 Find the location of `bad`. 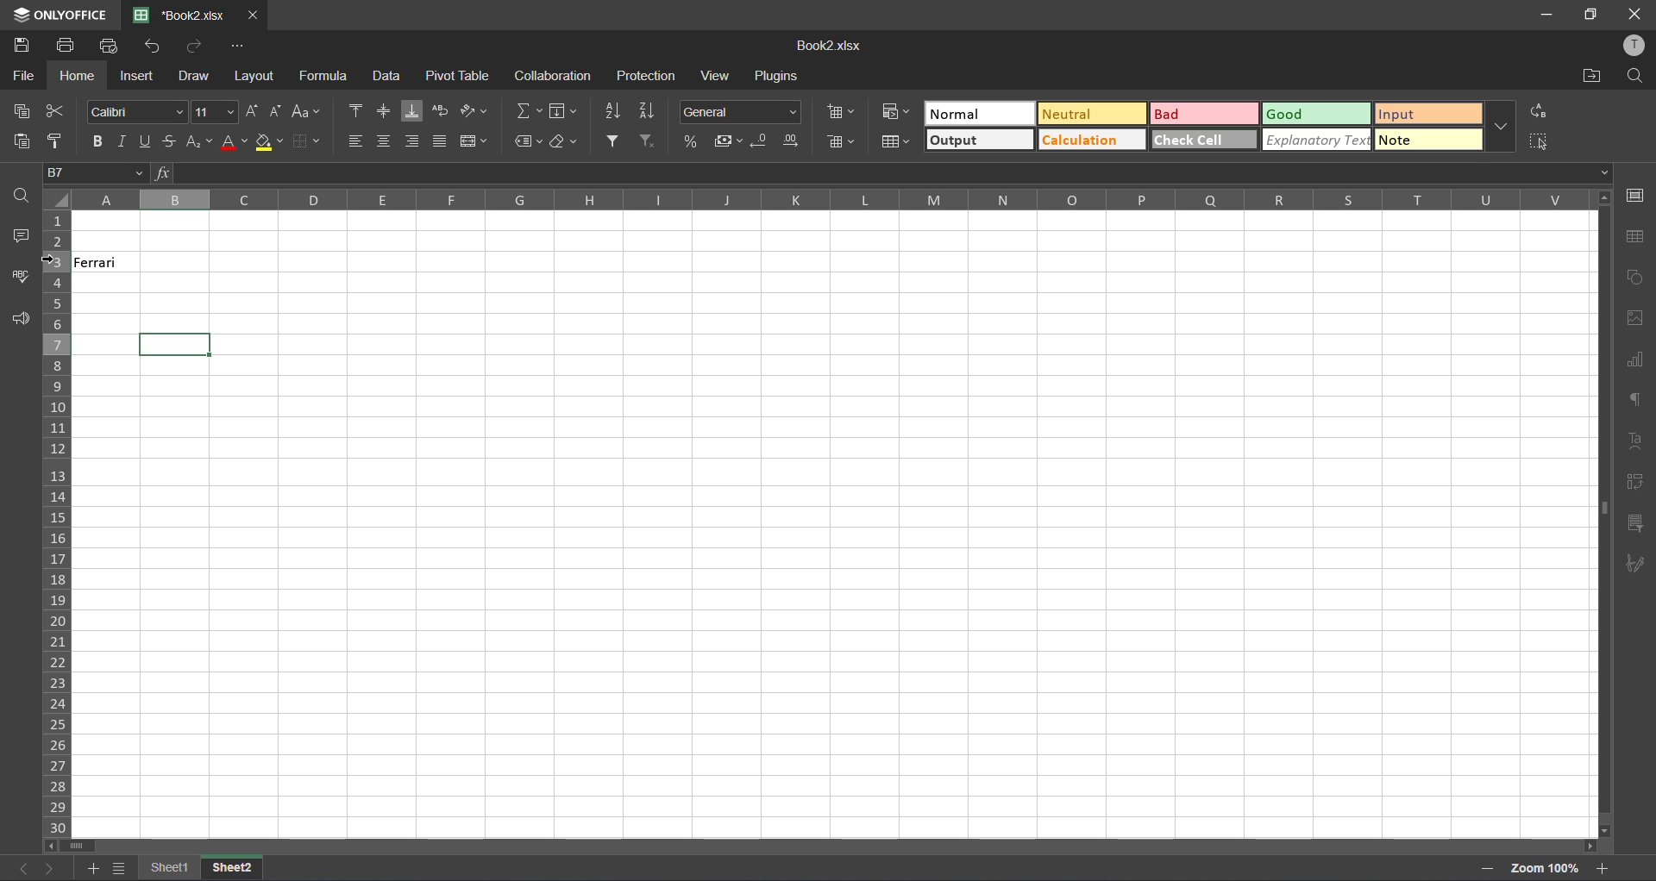

bad is located at coordinates (1182, 113).